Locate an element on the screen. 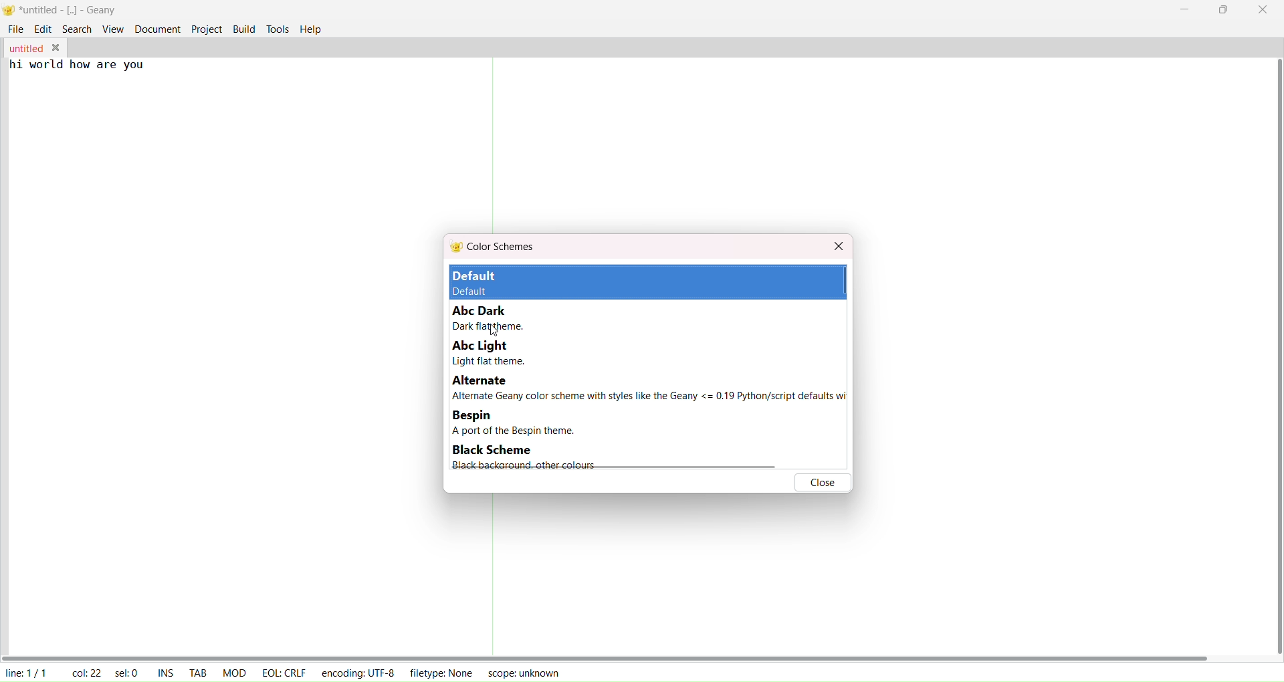 Image resolution: width=1284 pixels, height=682 pixels. close is located at coordinates (822, 481).